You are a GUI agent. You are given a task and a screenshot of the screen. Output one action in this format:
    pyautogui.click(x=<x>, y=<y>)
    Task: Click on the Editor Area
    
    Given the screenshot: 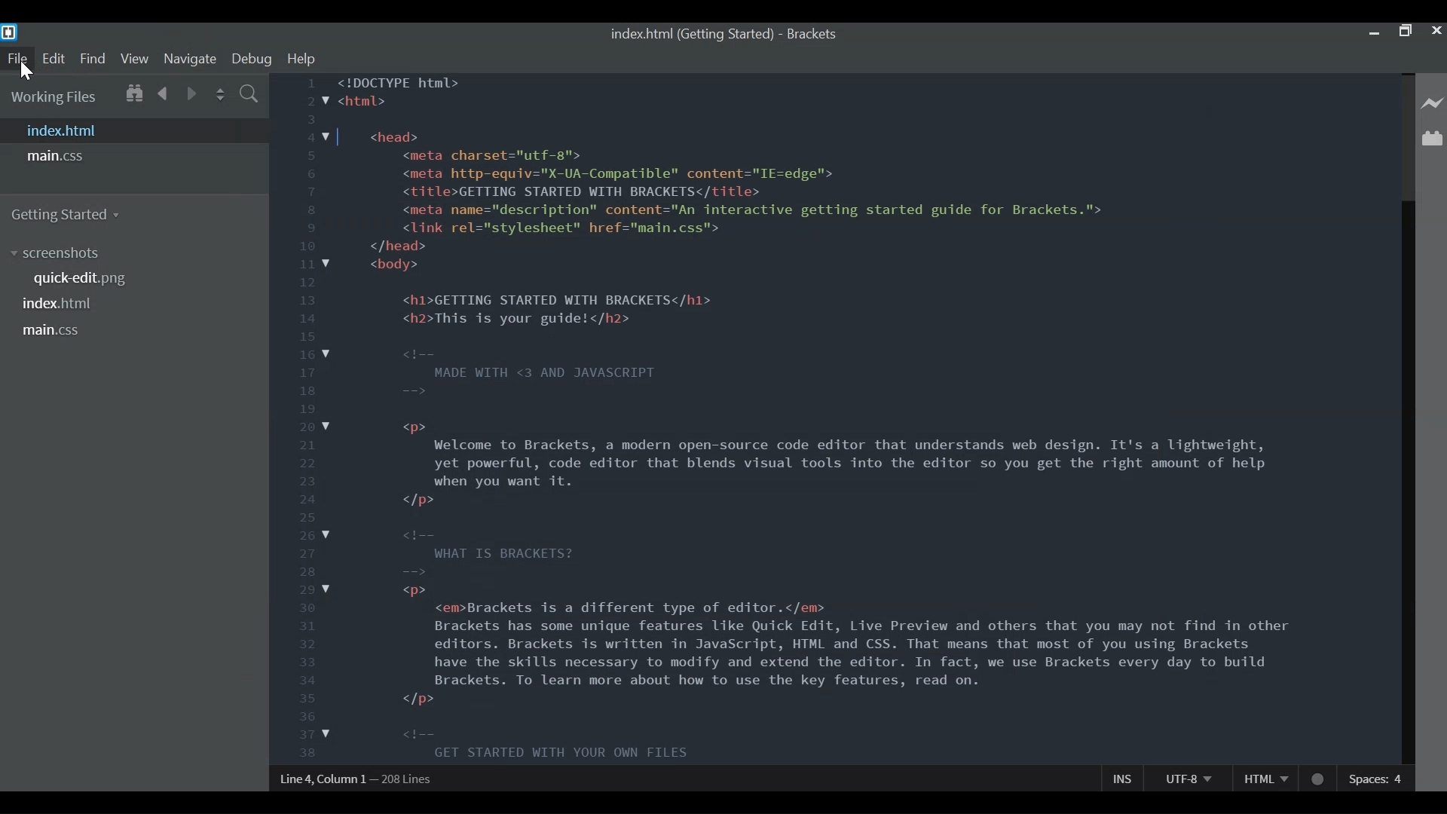 What is the action you would take?
    pyautogui.click(x=831, y=418)
    